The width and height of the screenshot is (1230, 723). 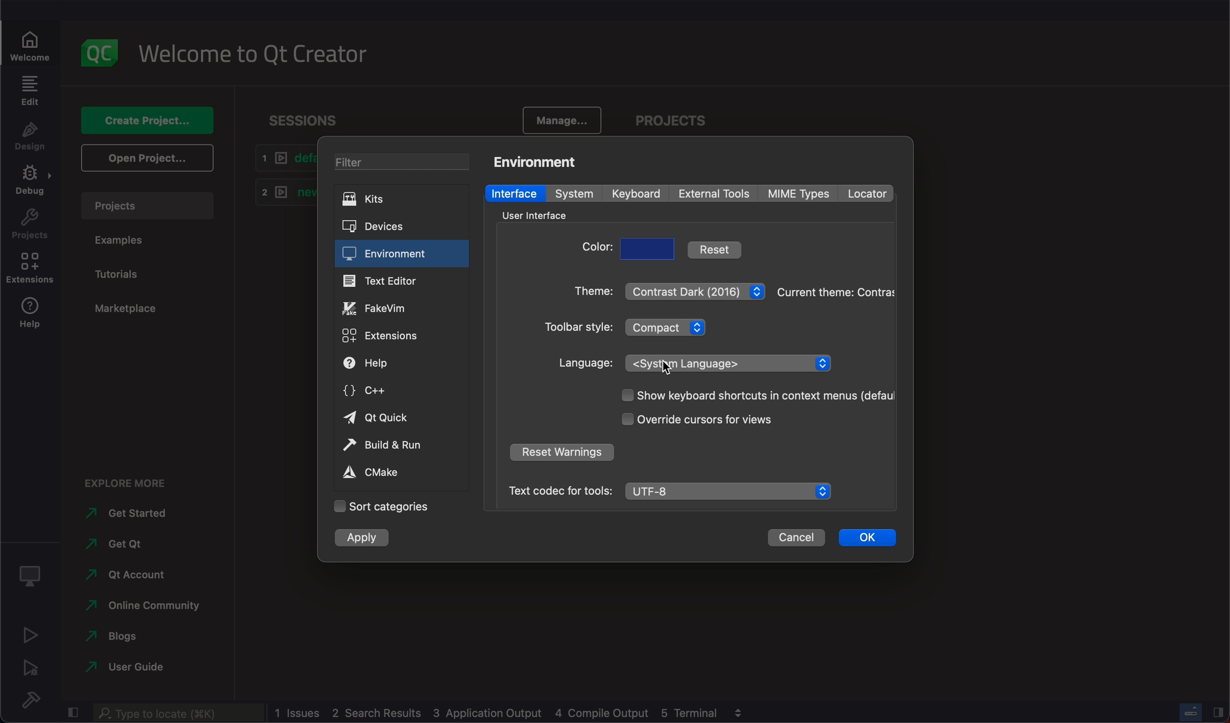 What do you see at coordinates (145, 158) in the screenshot?
I see `open` at bounding box center [145, 158].